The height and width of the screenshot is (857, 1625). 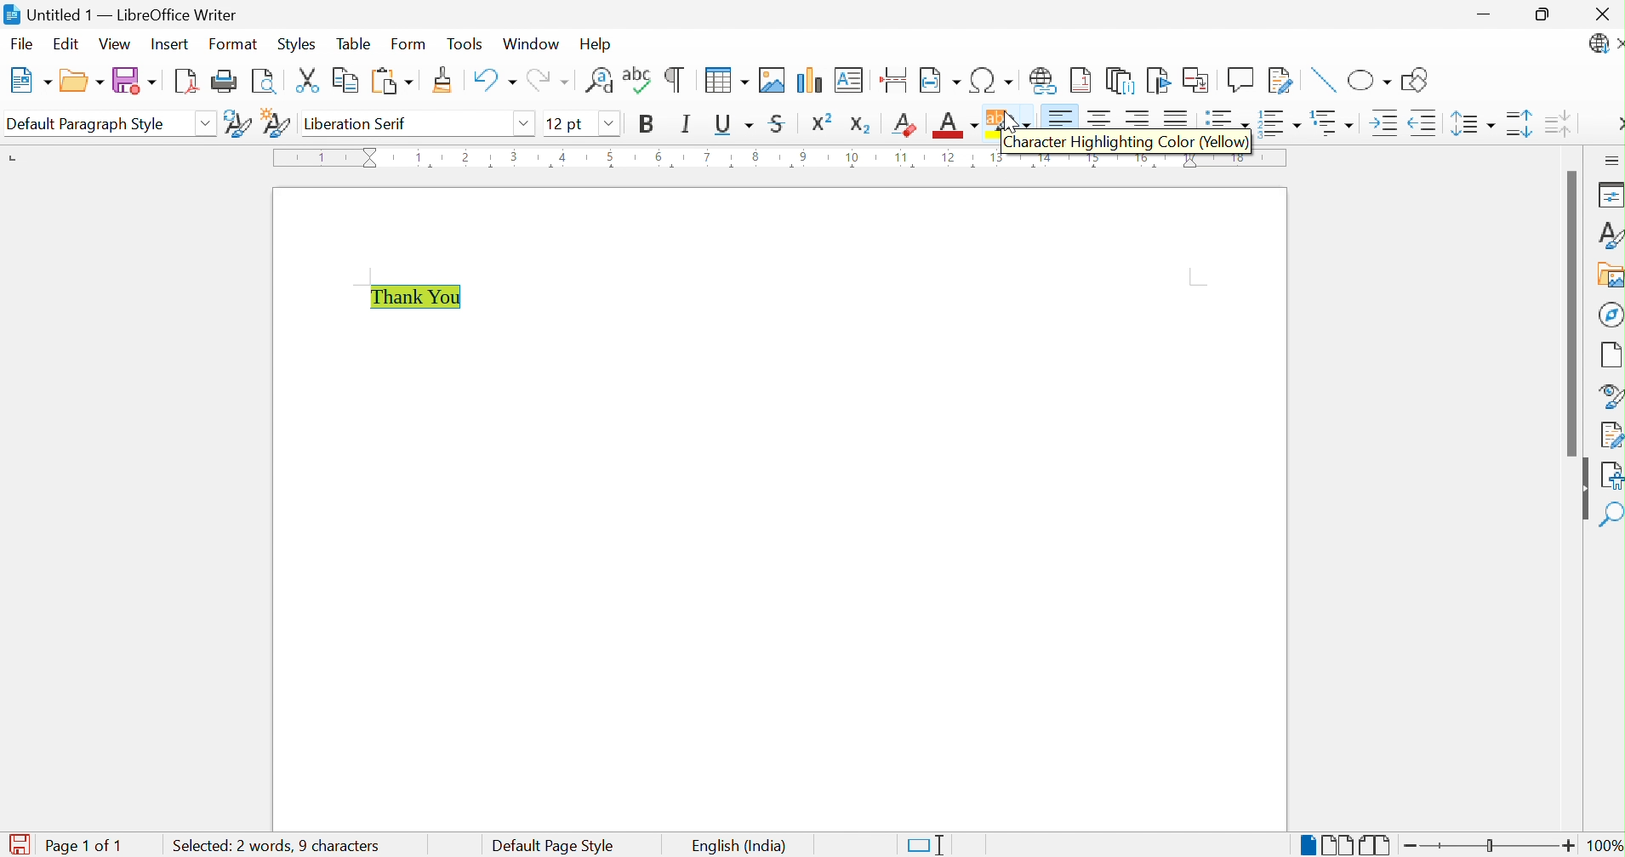 I want to click on Help, so click(x=595, y=45).